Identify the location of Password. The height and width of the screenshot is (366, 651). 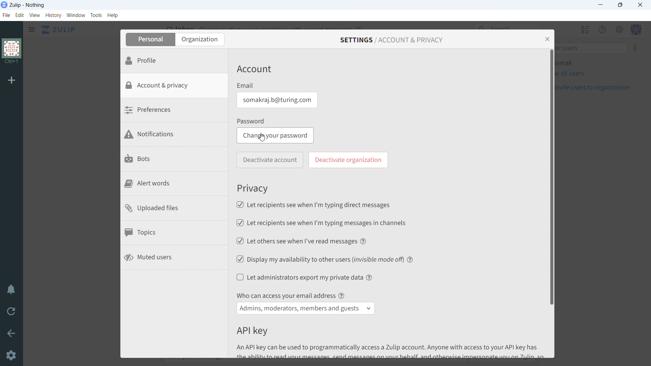
(252, 121).